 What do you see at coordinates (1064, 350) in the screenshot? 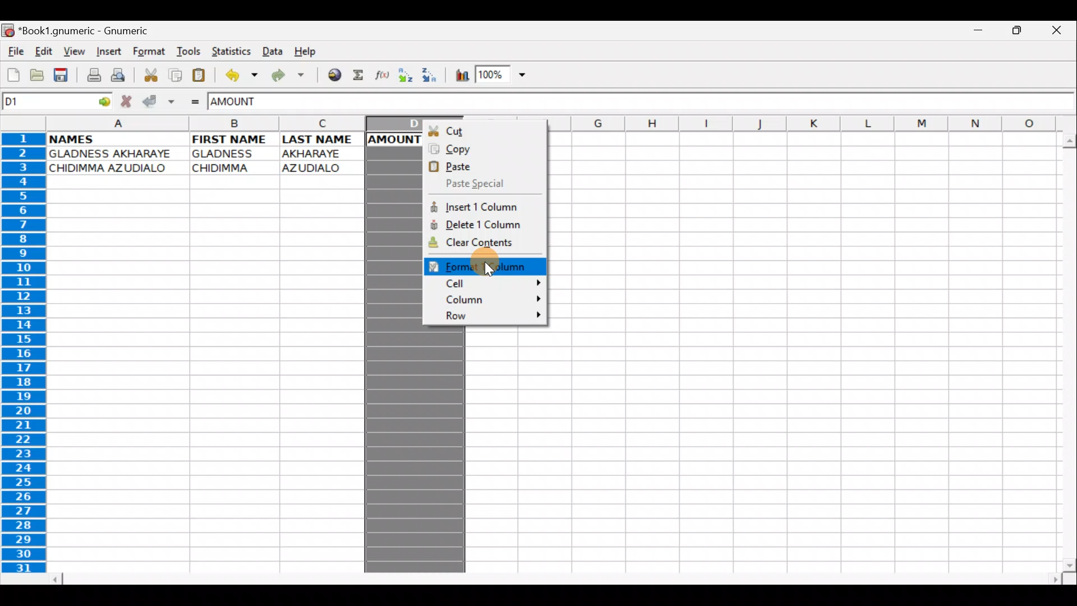
I see `Scroll bar` at bounding box center [1064, 350].